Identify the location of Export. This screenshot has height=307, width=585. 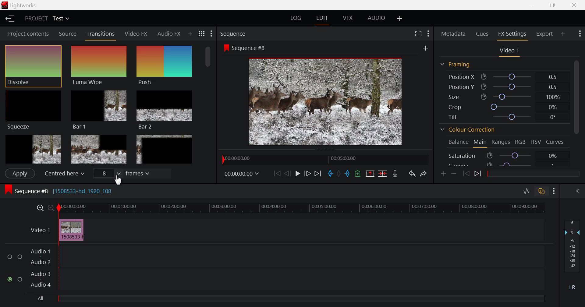
(544, 33).